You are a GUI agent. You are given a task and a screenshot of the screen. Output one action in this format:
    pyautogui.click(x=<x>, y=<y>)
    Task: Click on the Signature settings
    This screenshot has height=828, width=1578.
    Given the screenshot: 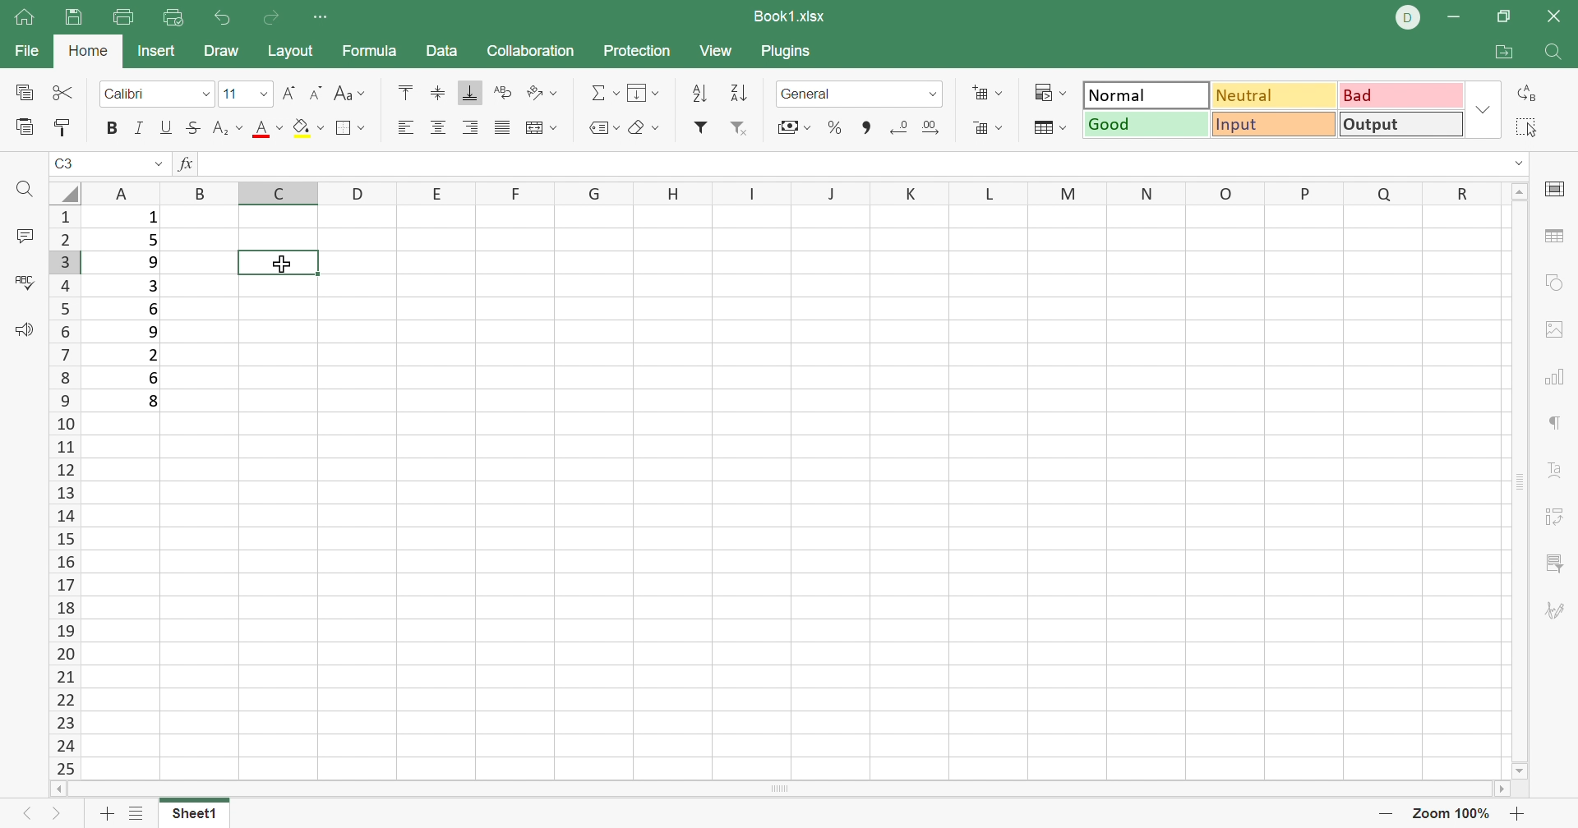 What is the action you would take?
    pyautogui.click(x=1557, y=614)
    